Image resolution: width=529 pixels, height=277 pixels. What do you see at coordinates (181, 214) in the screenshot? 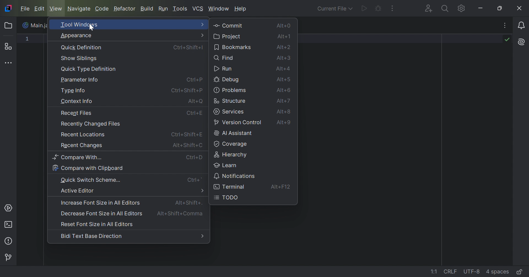
I see `Alt+Shift+Comma` at bounding box center [181, 214].